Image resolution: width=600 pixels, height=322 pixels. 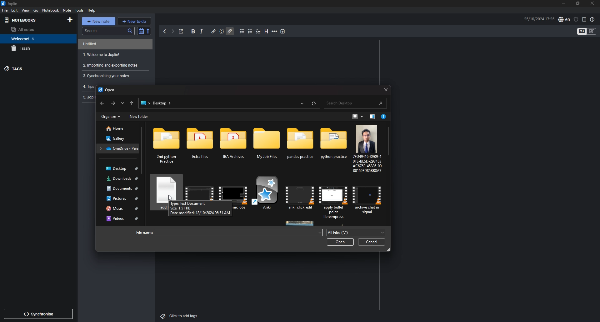 I want to click on file, so click(x=233, y=188).